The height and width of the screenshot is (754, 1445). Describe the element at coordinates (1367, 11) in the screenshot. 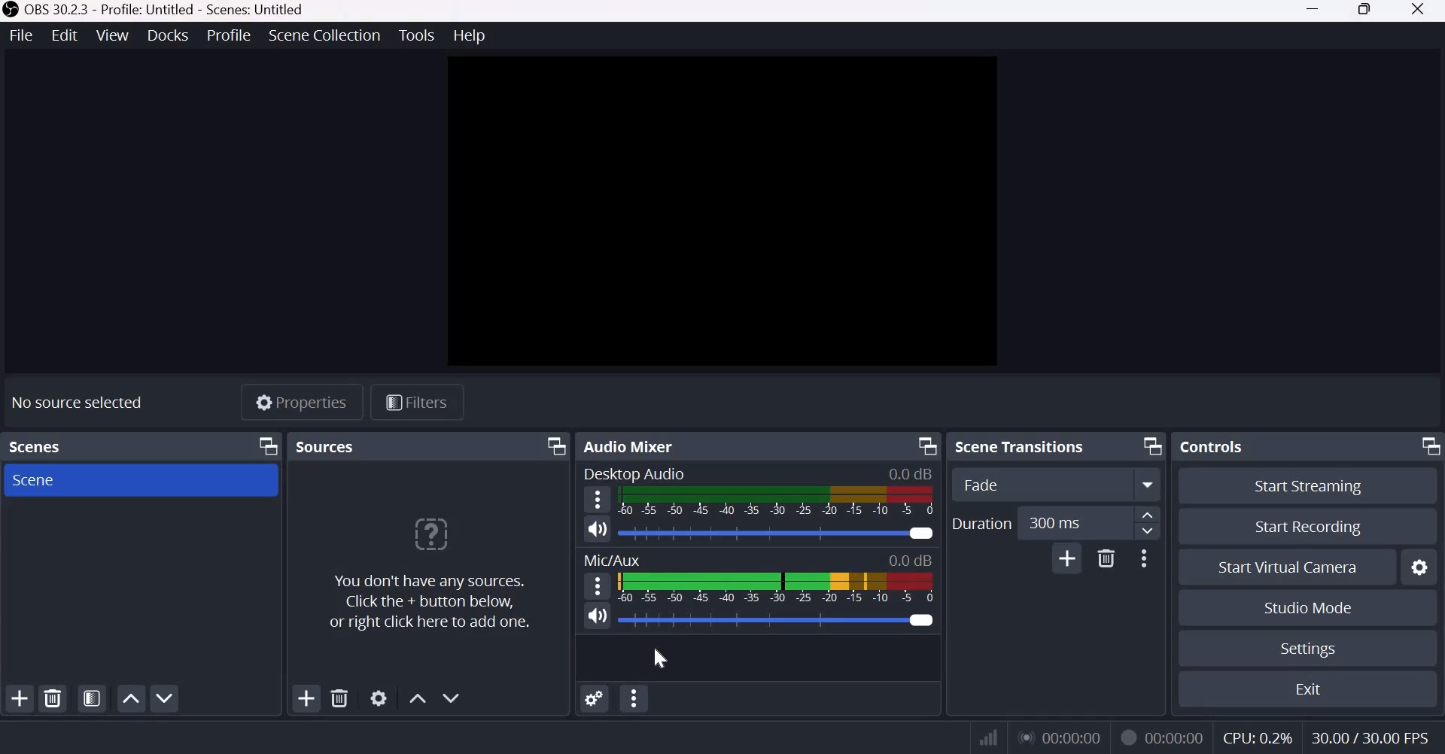

I see `Maximize` at that location.